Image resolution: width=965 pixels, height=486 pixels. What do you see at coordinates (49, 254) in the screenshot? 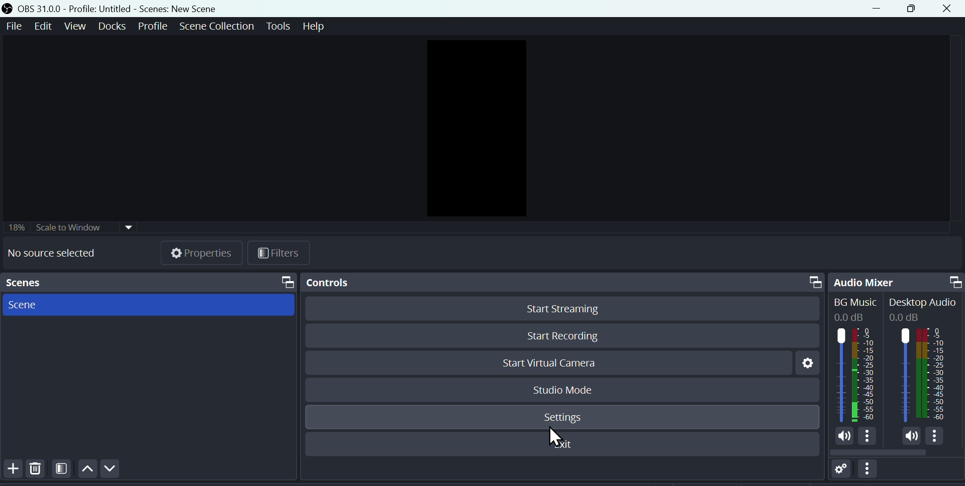
I see `No source selected` at bounding box center [49, 254].